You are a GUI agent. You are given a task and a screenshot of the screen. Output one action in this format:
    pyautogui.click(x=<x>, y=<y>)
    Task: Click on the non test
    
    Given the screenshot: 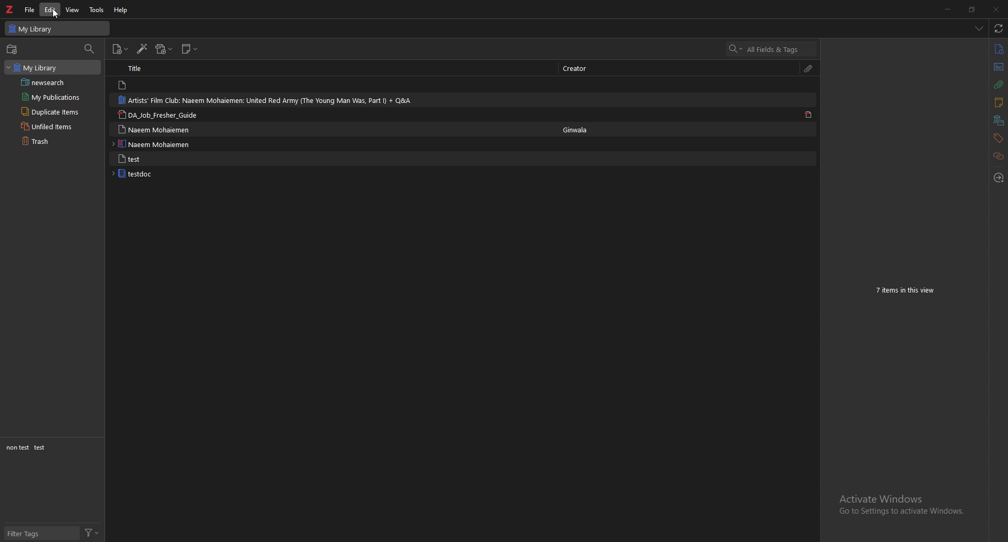 What is the action you would take?
    pyautogui.click(x=17, y=448)
    